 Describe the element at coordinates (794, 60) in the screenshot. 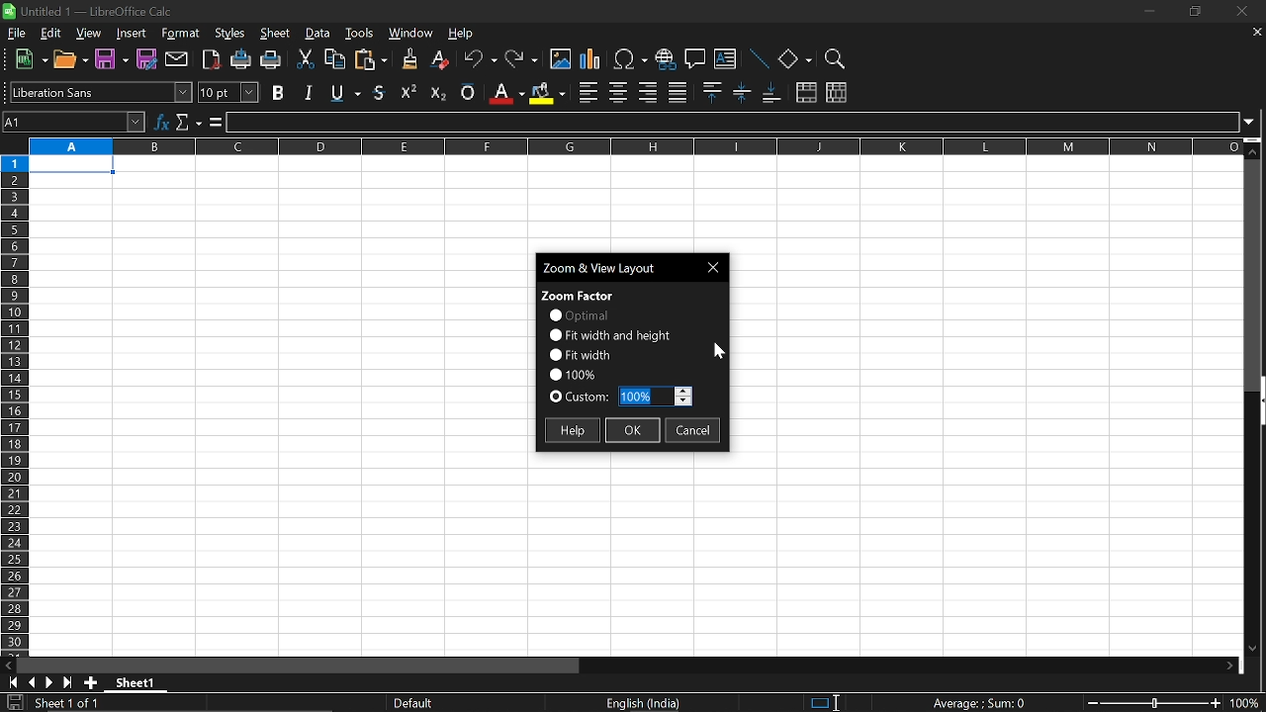

I see `shapes` at that location.